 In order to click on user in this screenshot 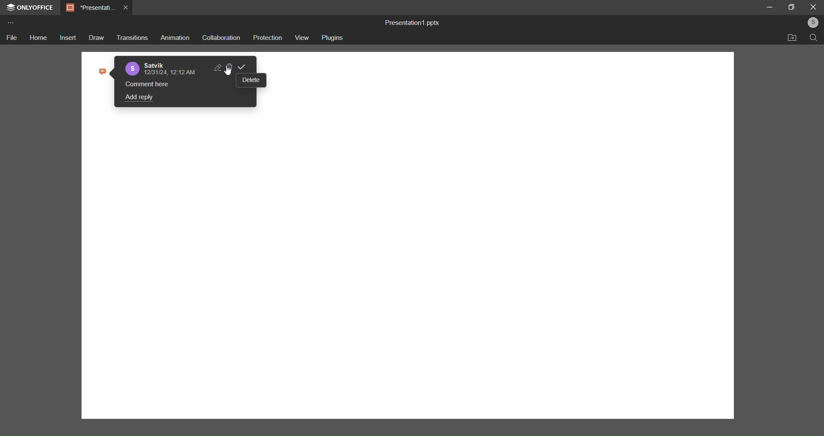, I will do `click(811, 23)`.